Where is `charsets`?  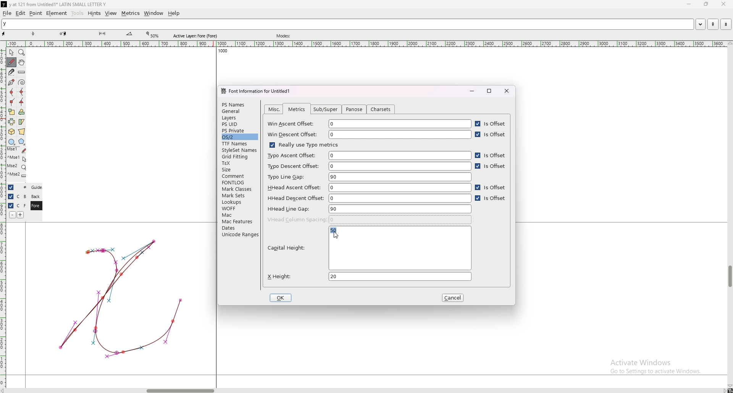 charsets is located at coordinates (381, 110).